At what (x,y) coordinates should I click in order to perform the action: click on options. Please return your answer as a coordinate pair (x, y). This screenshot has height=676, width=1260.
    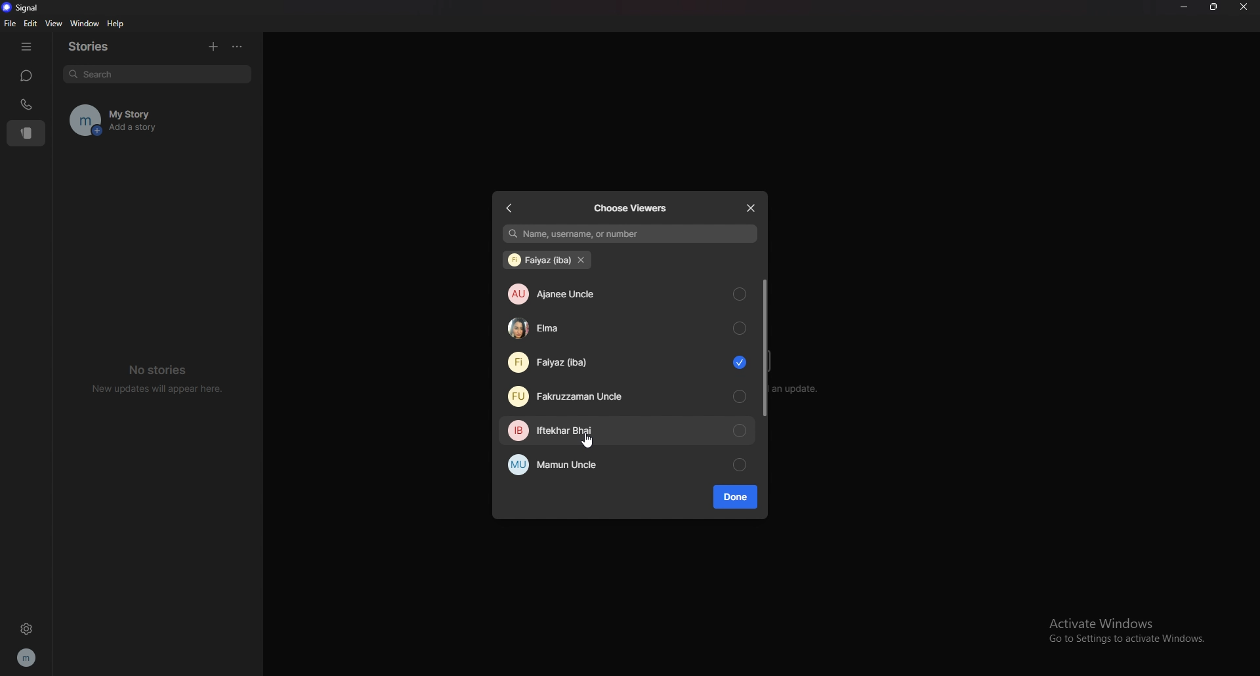
    Looking at the image, I should click on (240, 45).